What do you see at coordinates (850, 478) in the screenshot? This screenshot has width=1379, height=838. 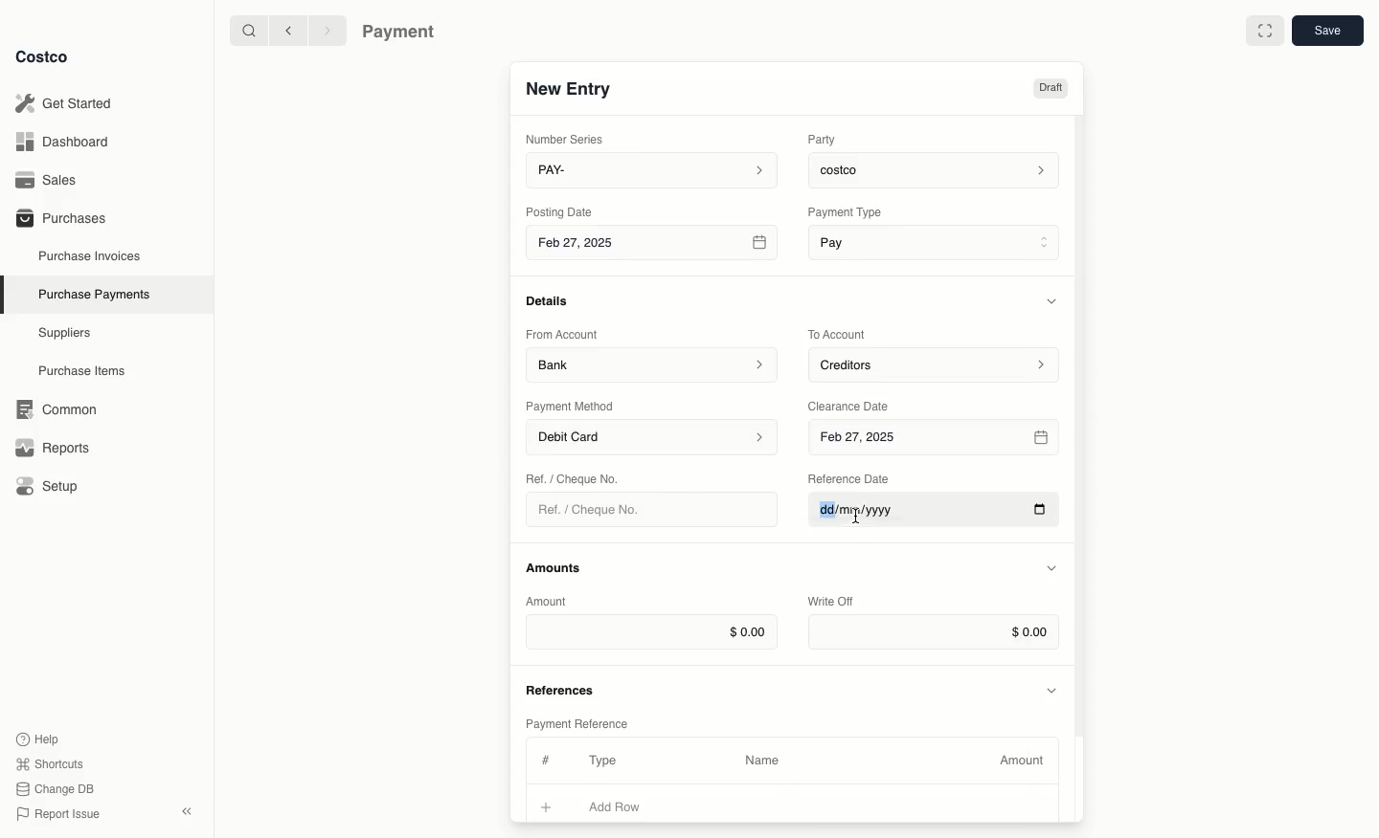 I see `‘Reference Date` at bounding box center [850, 478].